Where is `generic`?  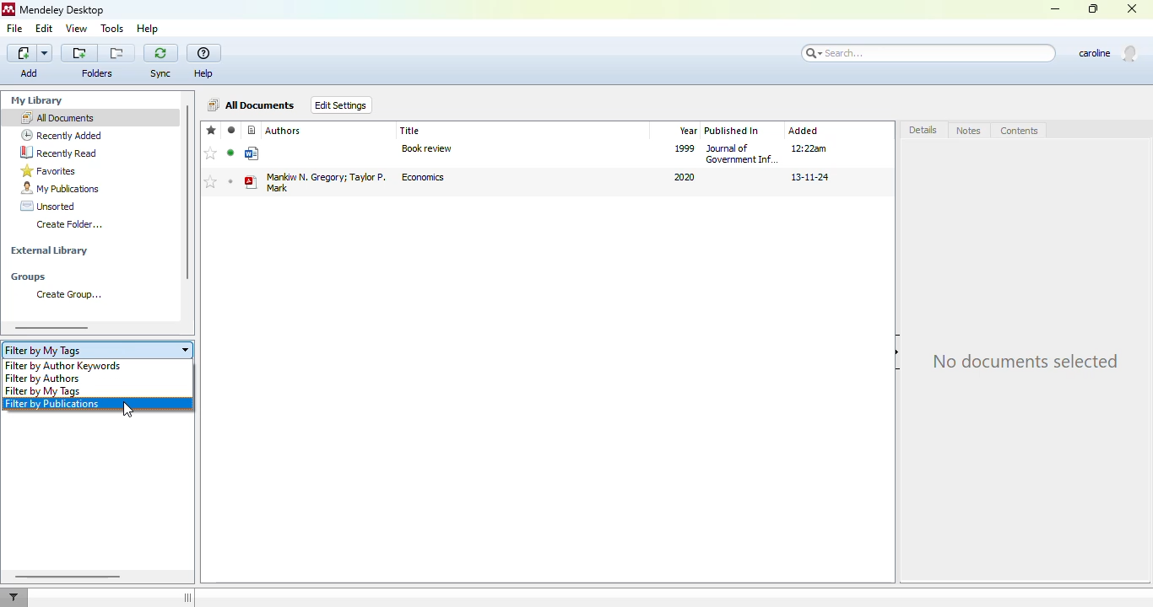
generic is located at coordinates (253, 154).